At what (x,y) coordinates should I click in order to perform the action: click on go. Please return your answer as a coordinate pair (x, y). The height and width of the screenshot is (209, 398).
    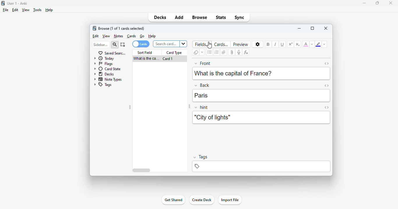
    Looking at the image, I should click on (142, 36).